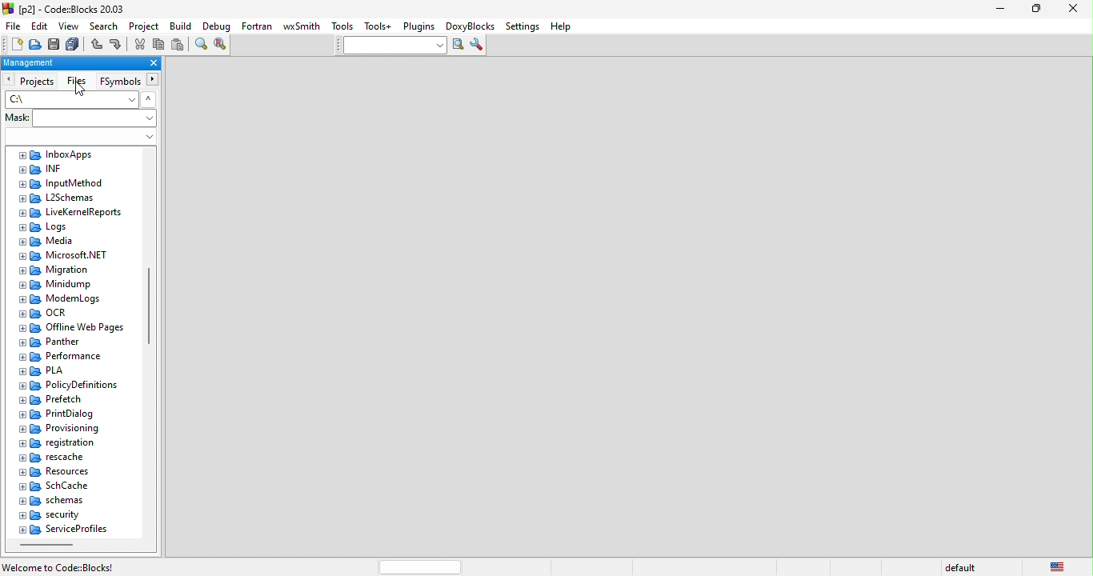 The image size is (1093, 576). Describe the element at coordinates (54, 341) in the screenshot. I see `panther` at that location.